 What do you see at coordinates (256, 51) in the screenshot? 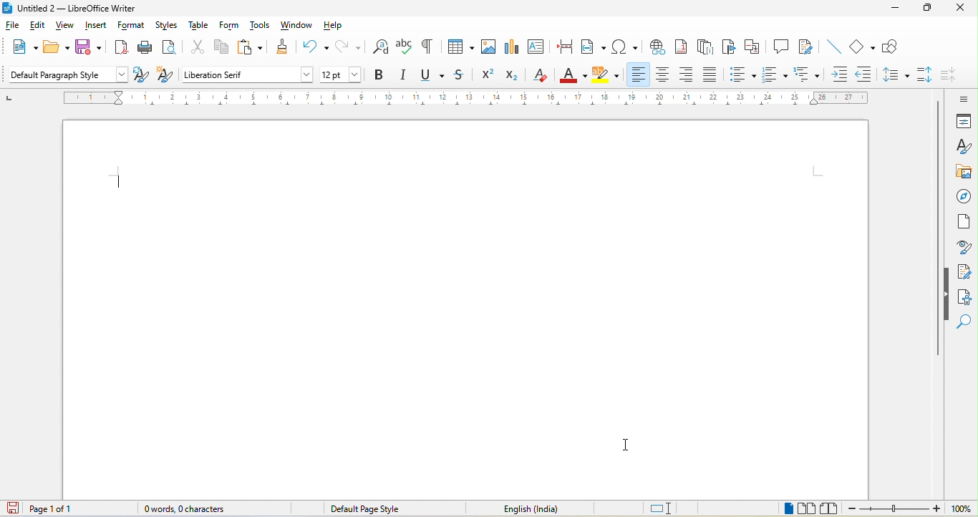
I see `paste` at bounding box center [256, 51].